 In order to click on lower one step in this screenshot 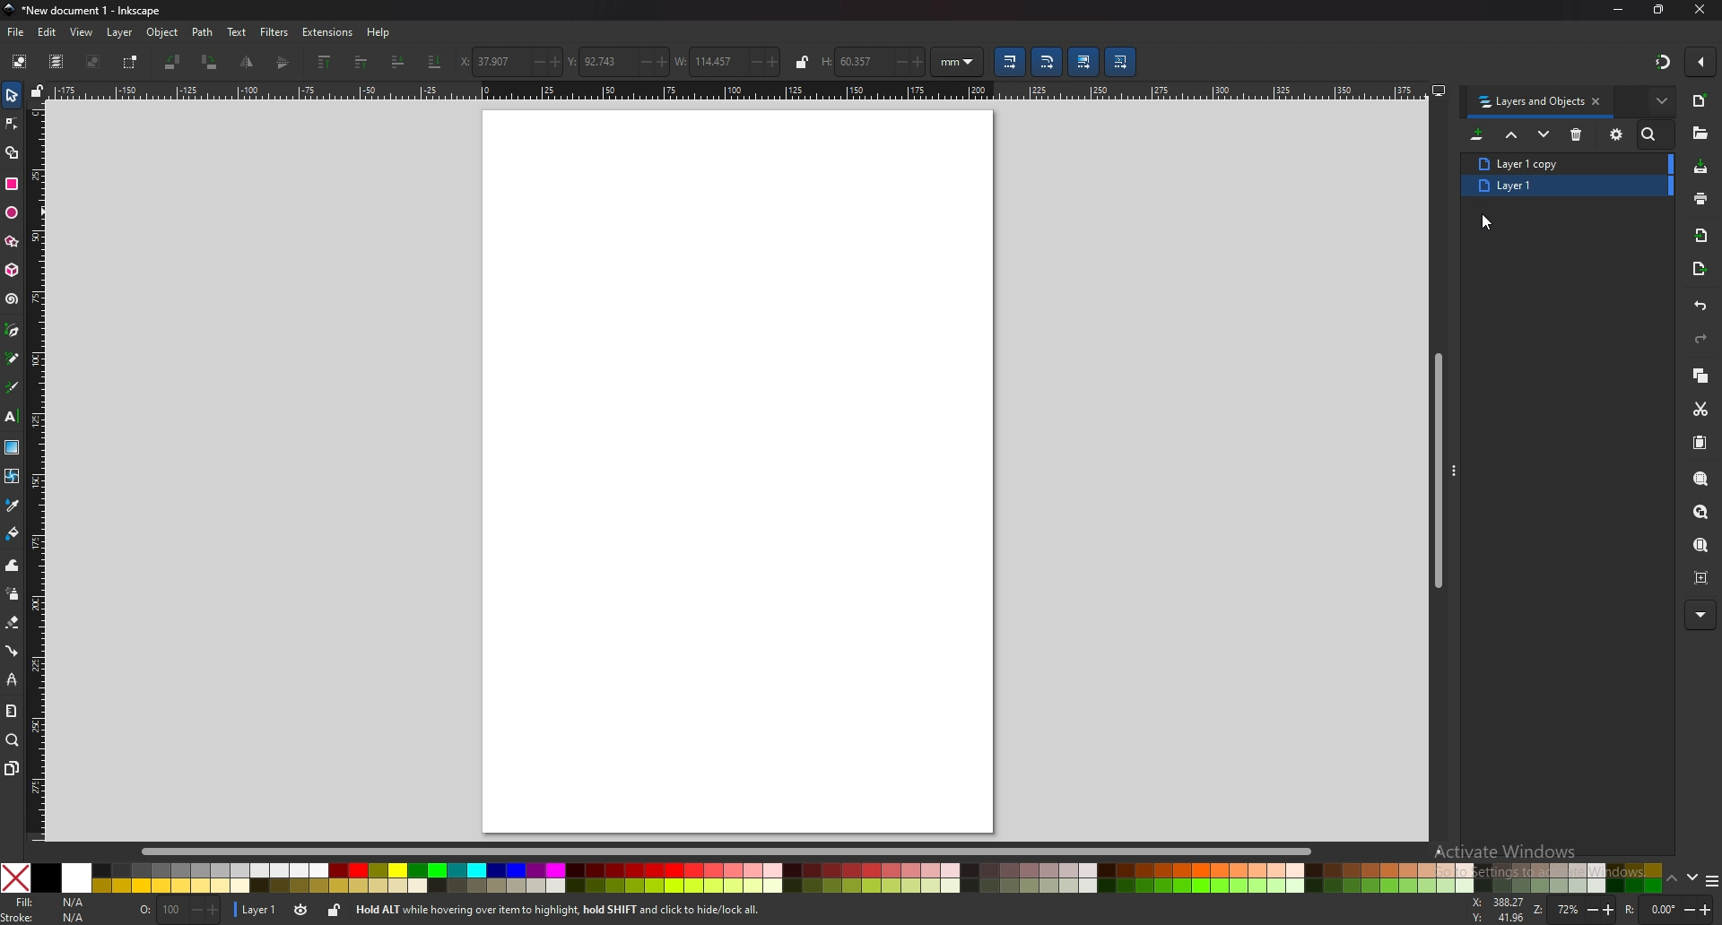, I will do `click(398, 61)`.